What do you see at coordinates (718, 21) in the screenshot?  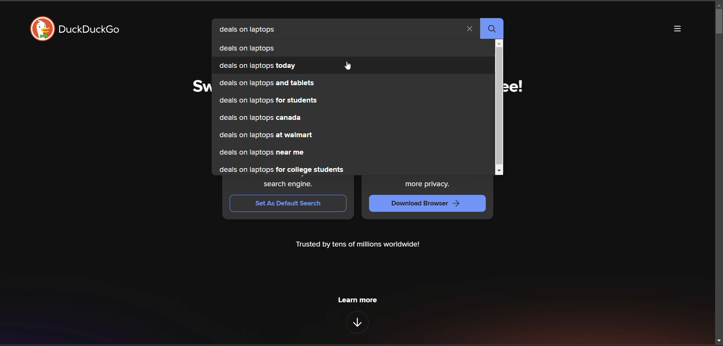 I see `vertical search bar` at bounding box center [718, 21].